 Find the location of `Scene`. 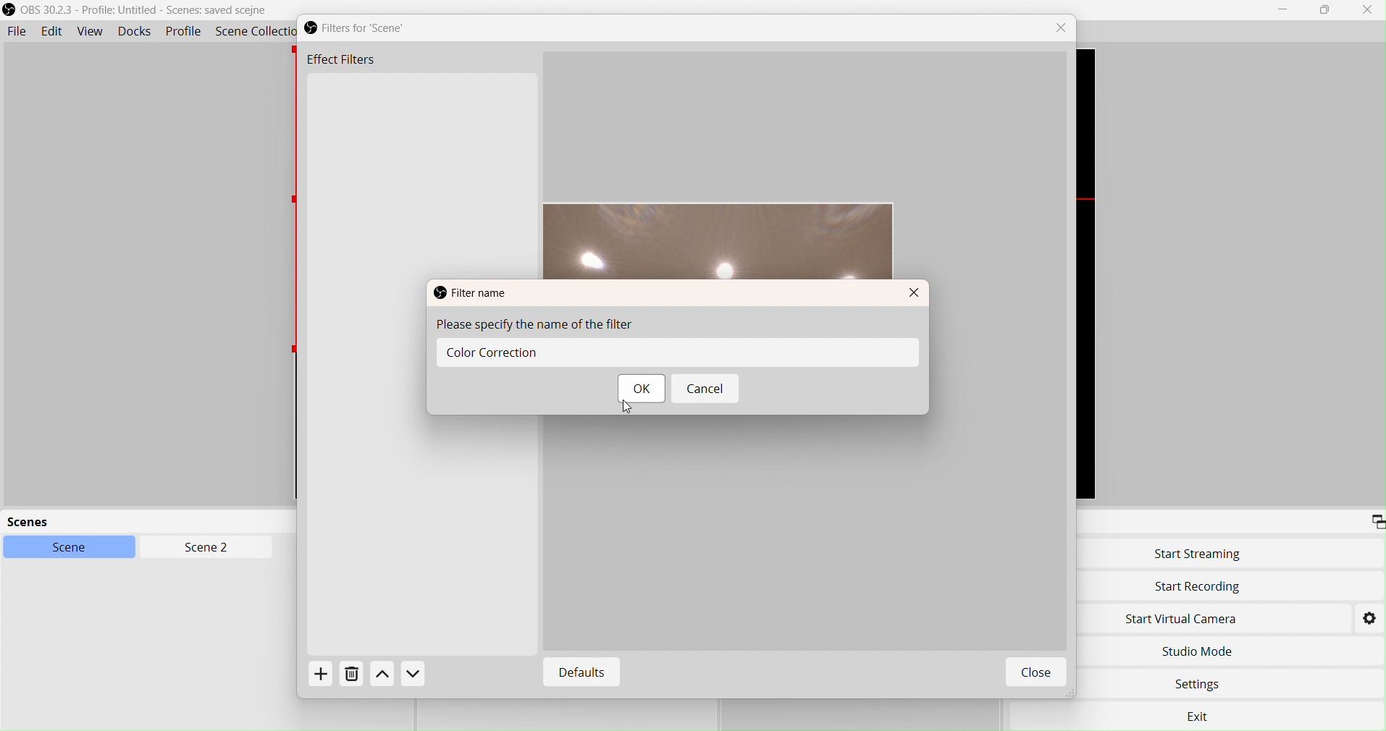

Scene is located at coordinates (77, 548).